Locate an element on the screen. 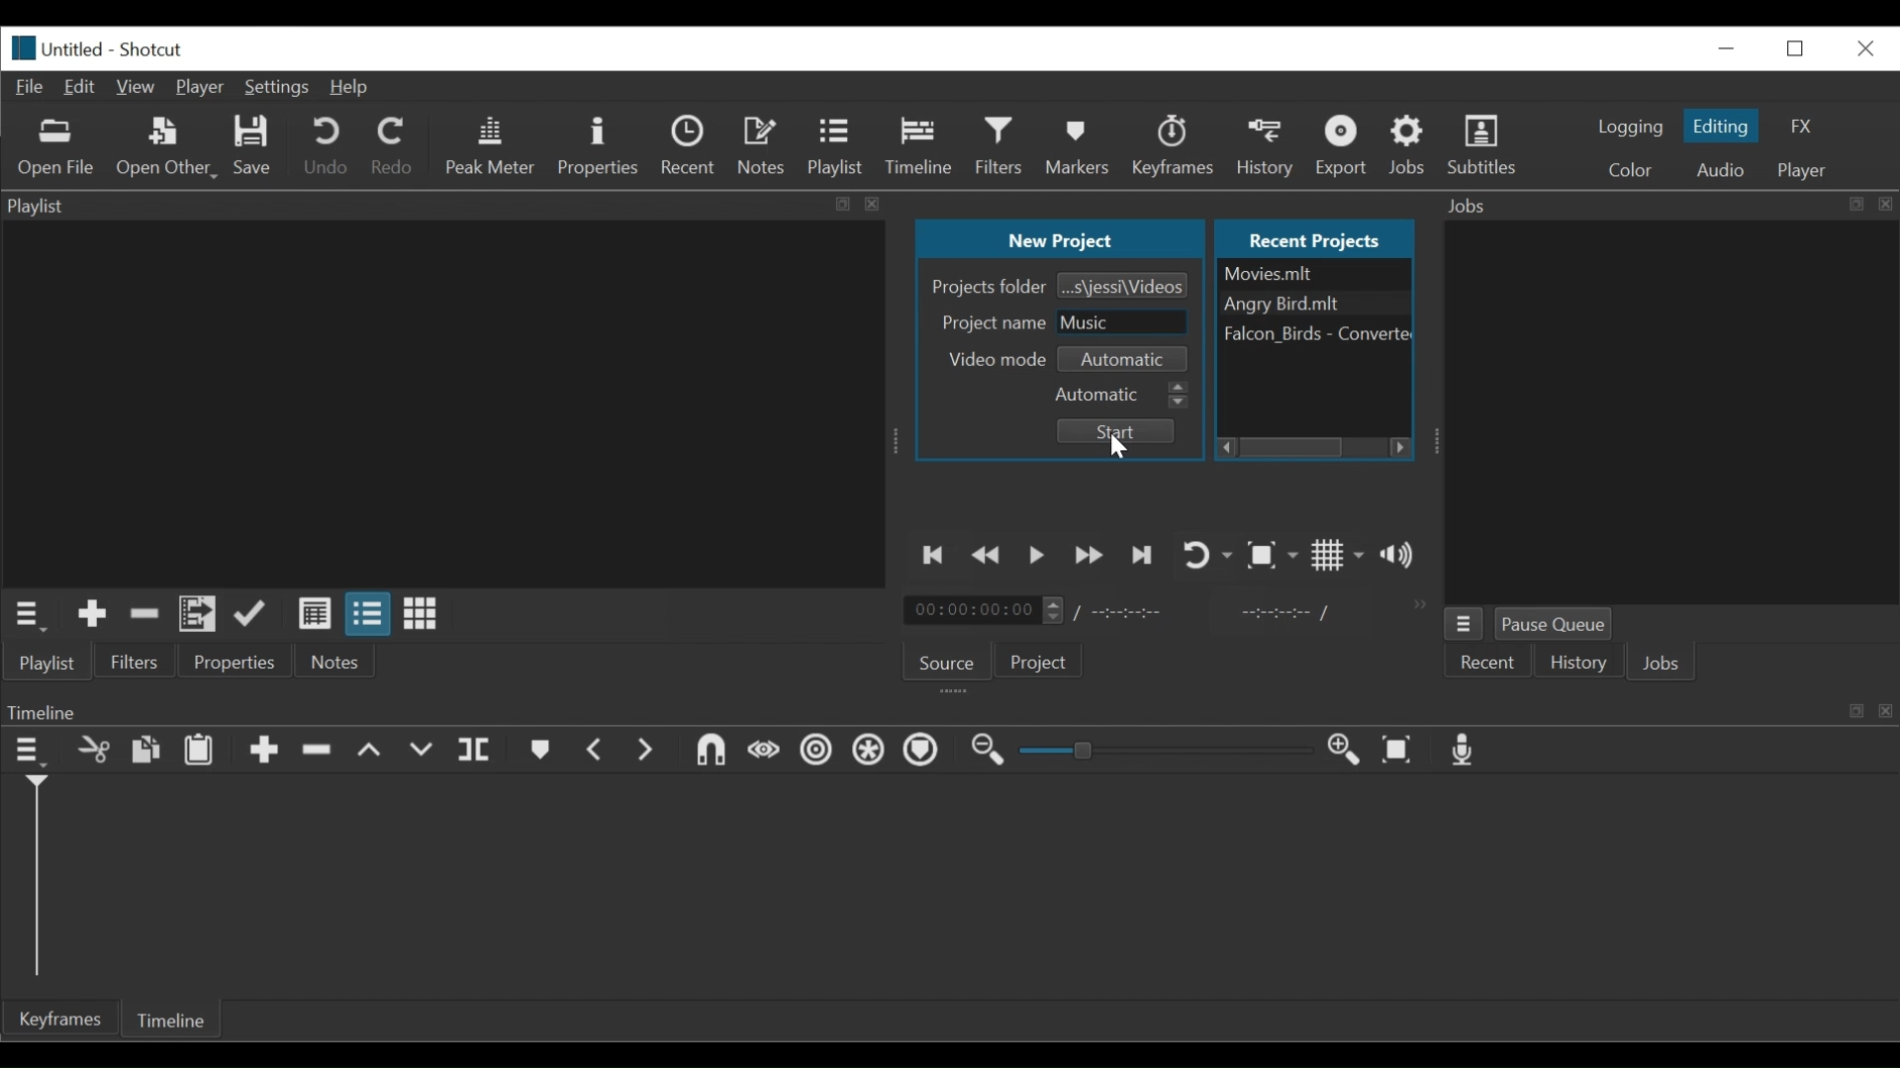 The height and width of the screenshot is (1068, 1900). FX is located at coordinates (1798, 126).